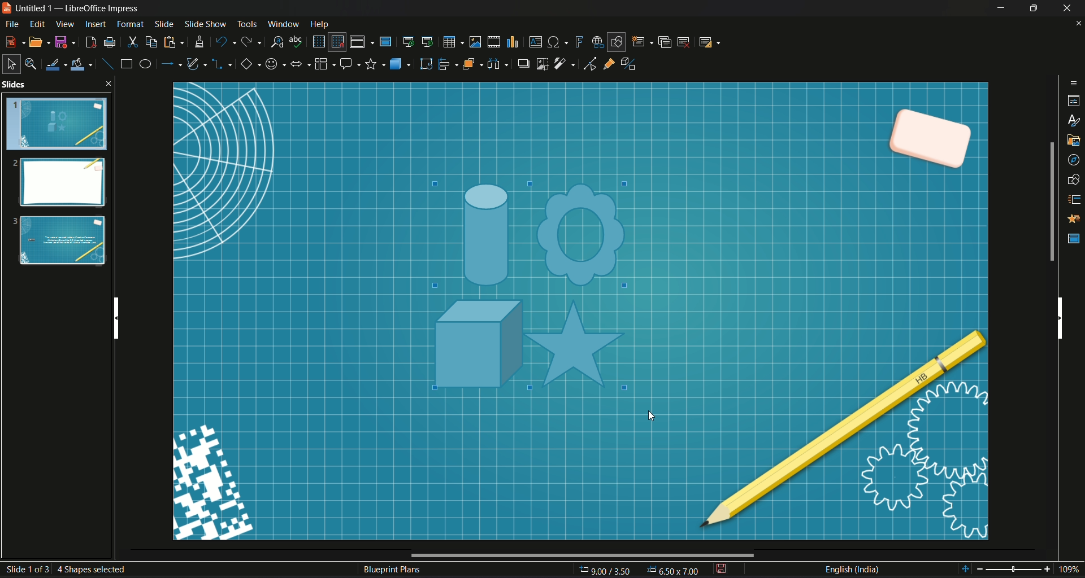  What do you see at coordinates (170, 64) in the screenshot?
I see `lines and arrow` at bounding box center [170, 64].